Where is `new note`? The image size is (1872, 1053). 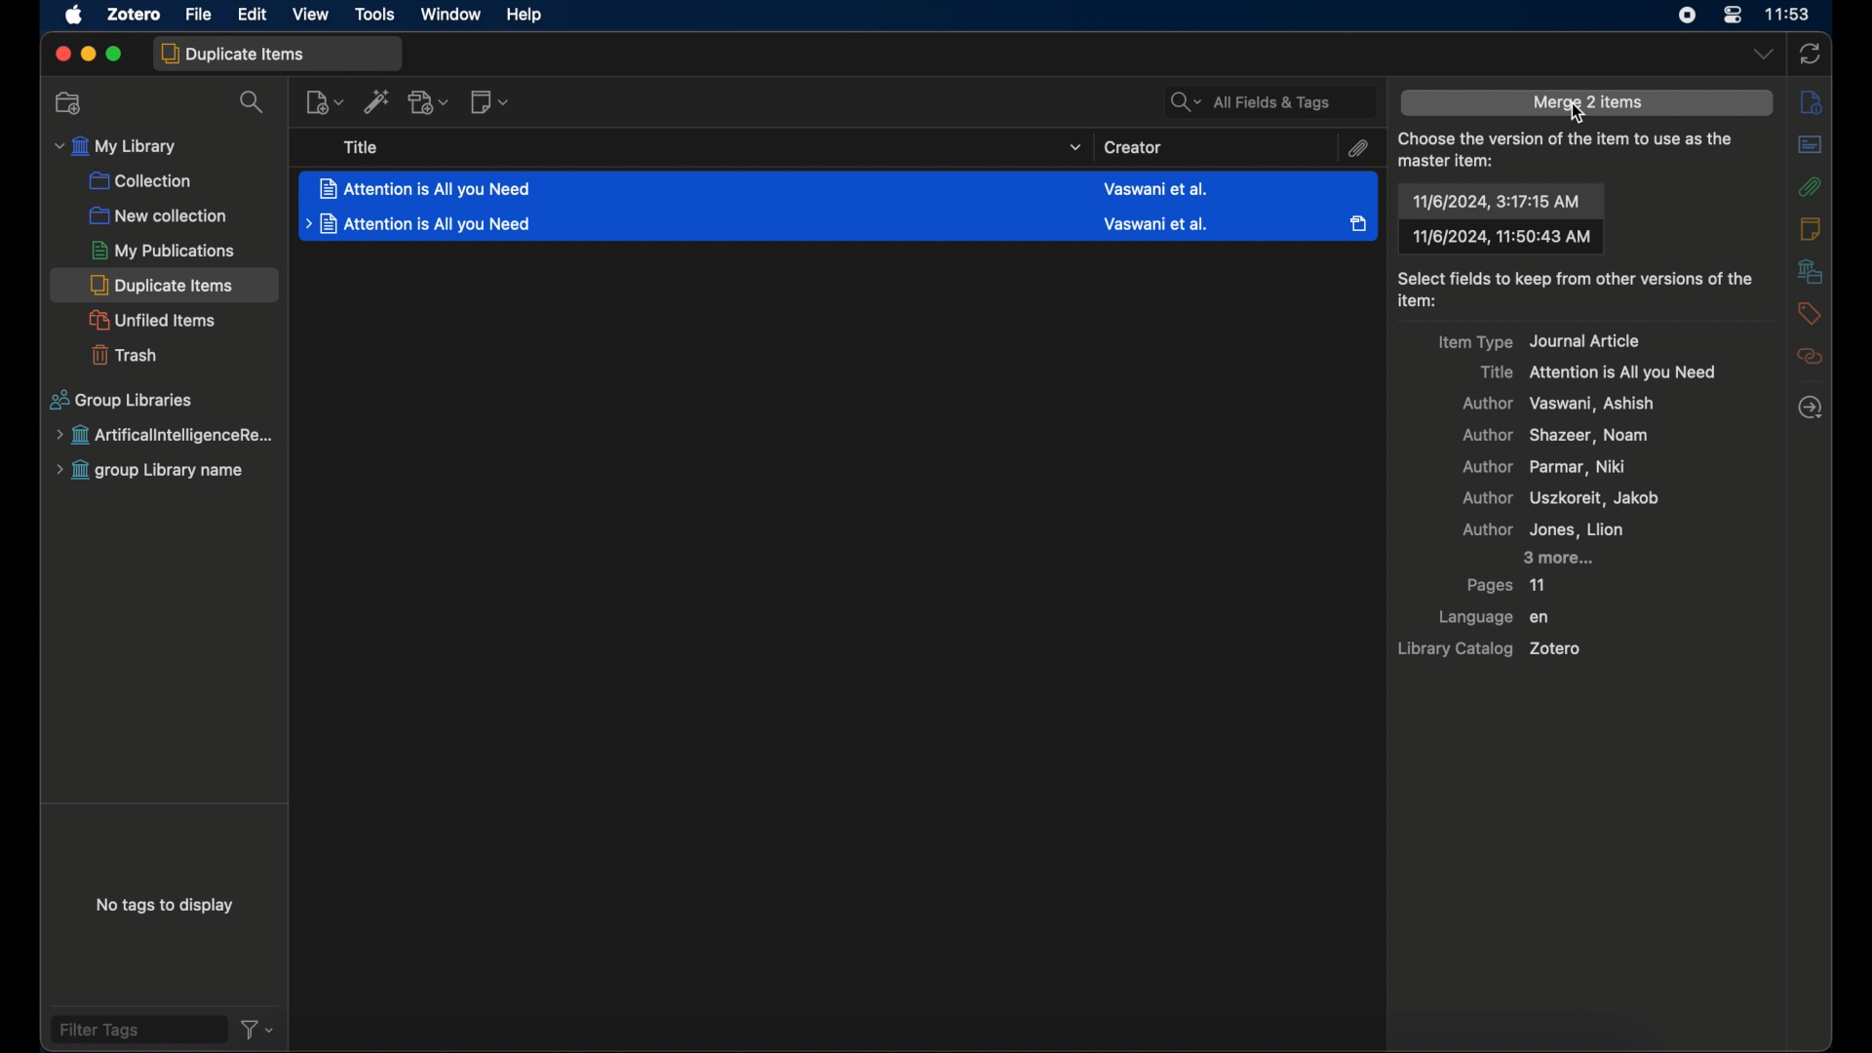
new note is located at coordinates (490, 102).